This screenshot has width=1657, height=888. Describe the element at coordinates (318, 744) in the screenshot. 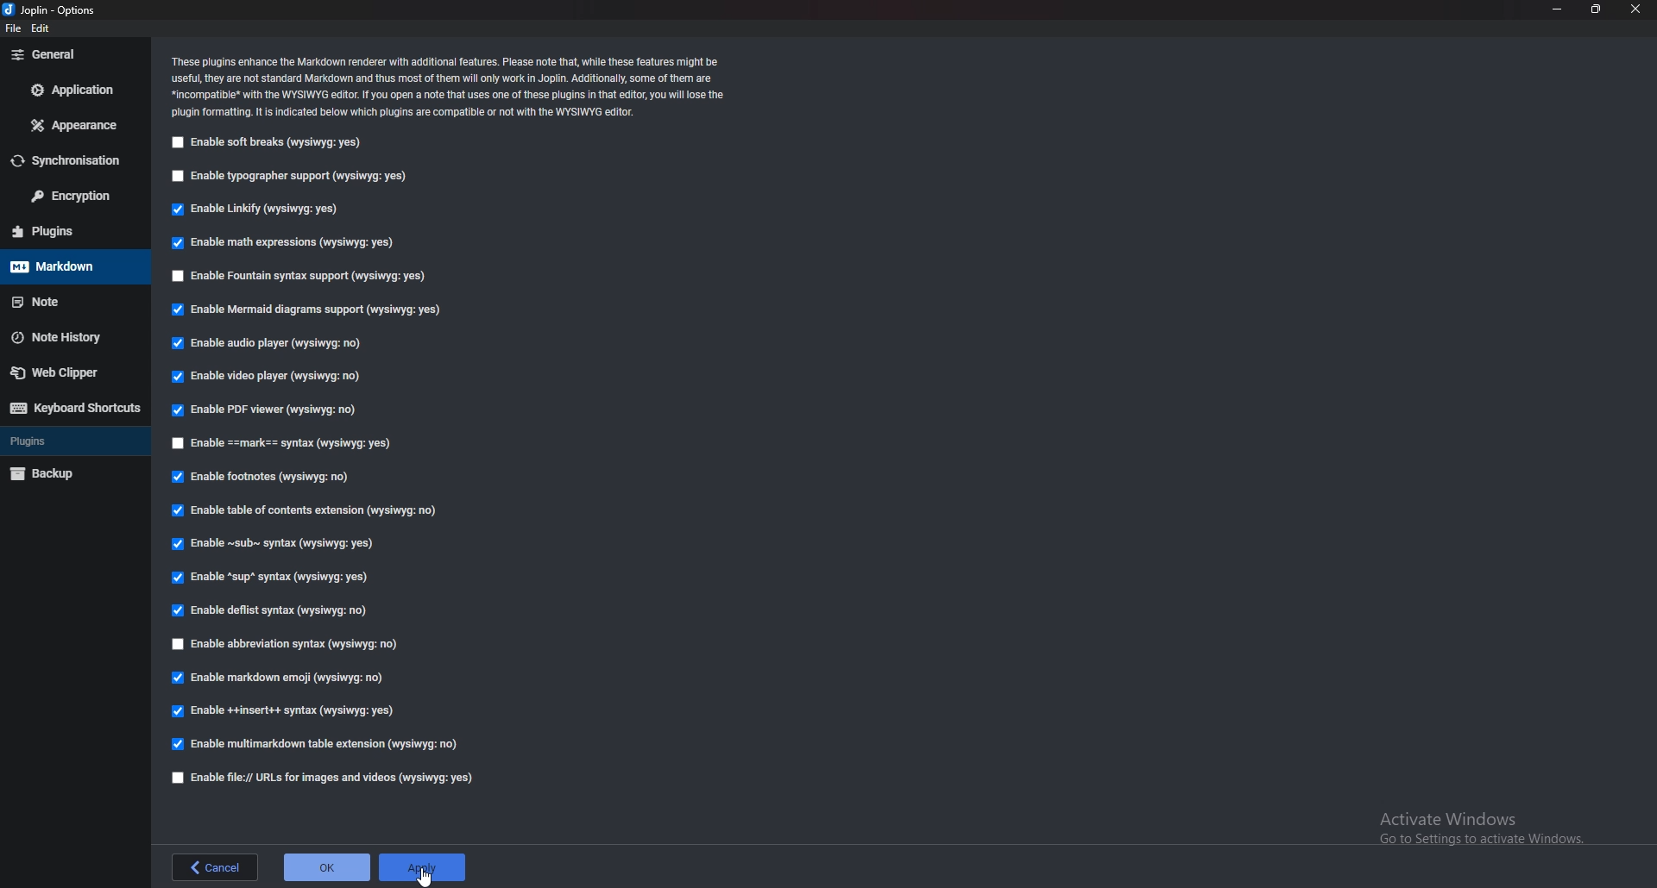

I see `enable multimark down table extension` at that location.